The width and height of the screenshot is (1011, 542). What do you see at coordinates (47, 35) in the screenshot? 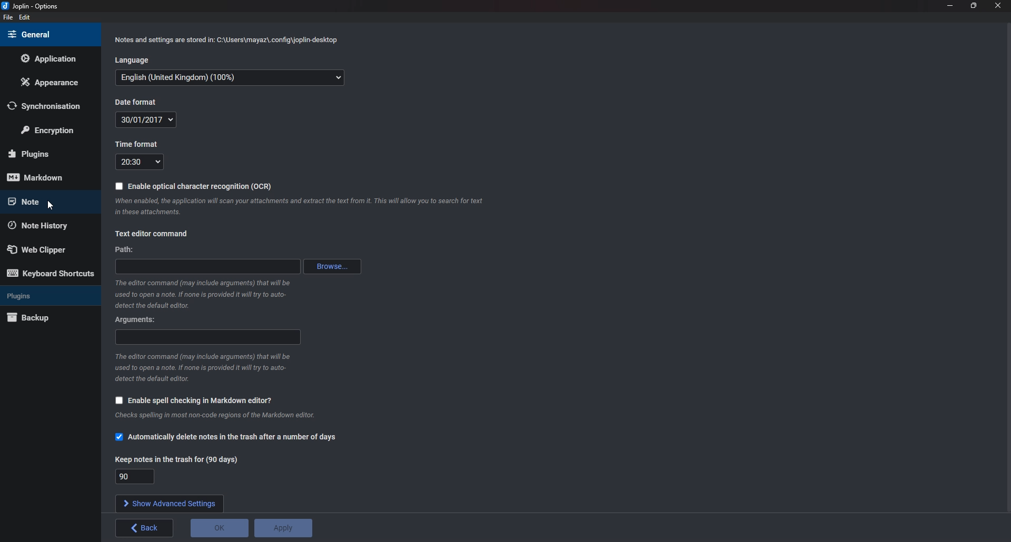
I see `General` at bounding box center [47, 35].